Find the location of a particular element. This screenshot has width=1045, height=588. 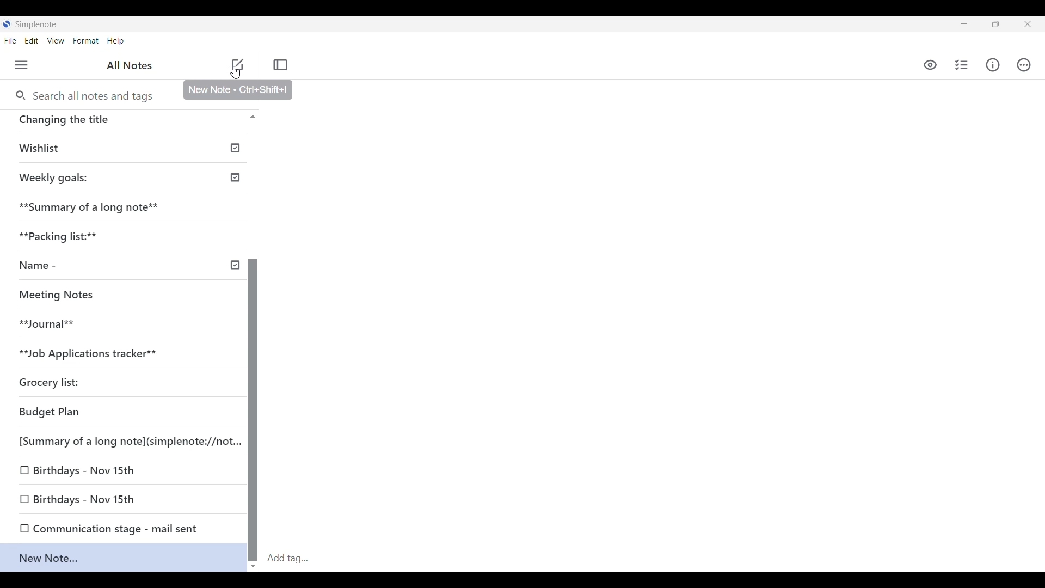

Preview markdown is located at coordinates (930, 65).